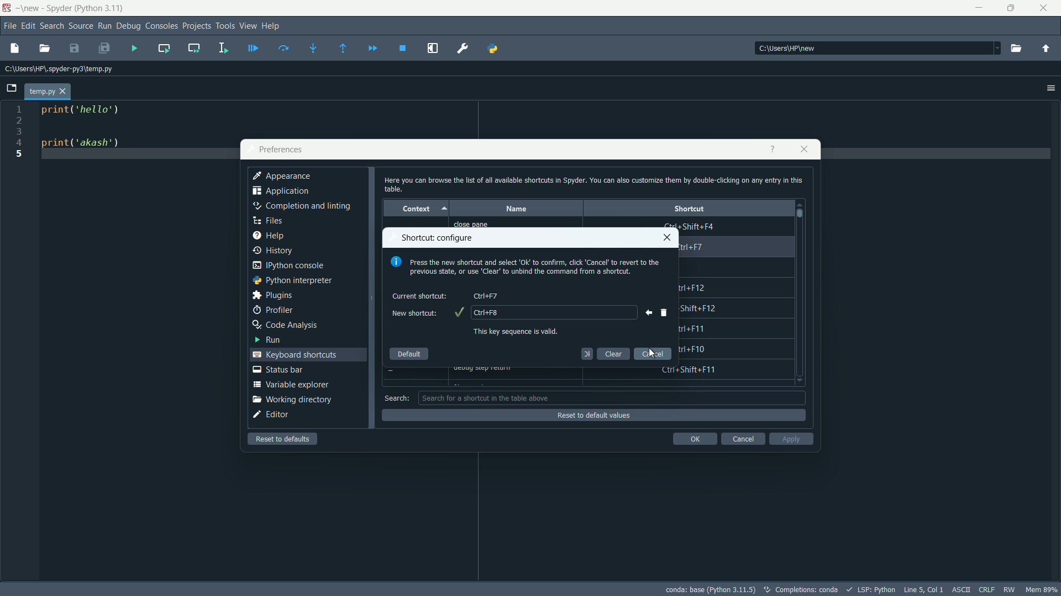  I want to click on file encoding, so click(959, 589).